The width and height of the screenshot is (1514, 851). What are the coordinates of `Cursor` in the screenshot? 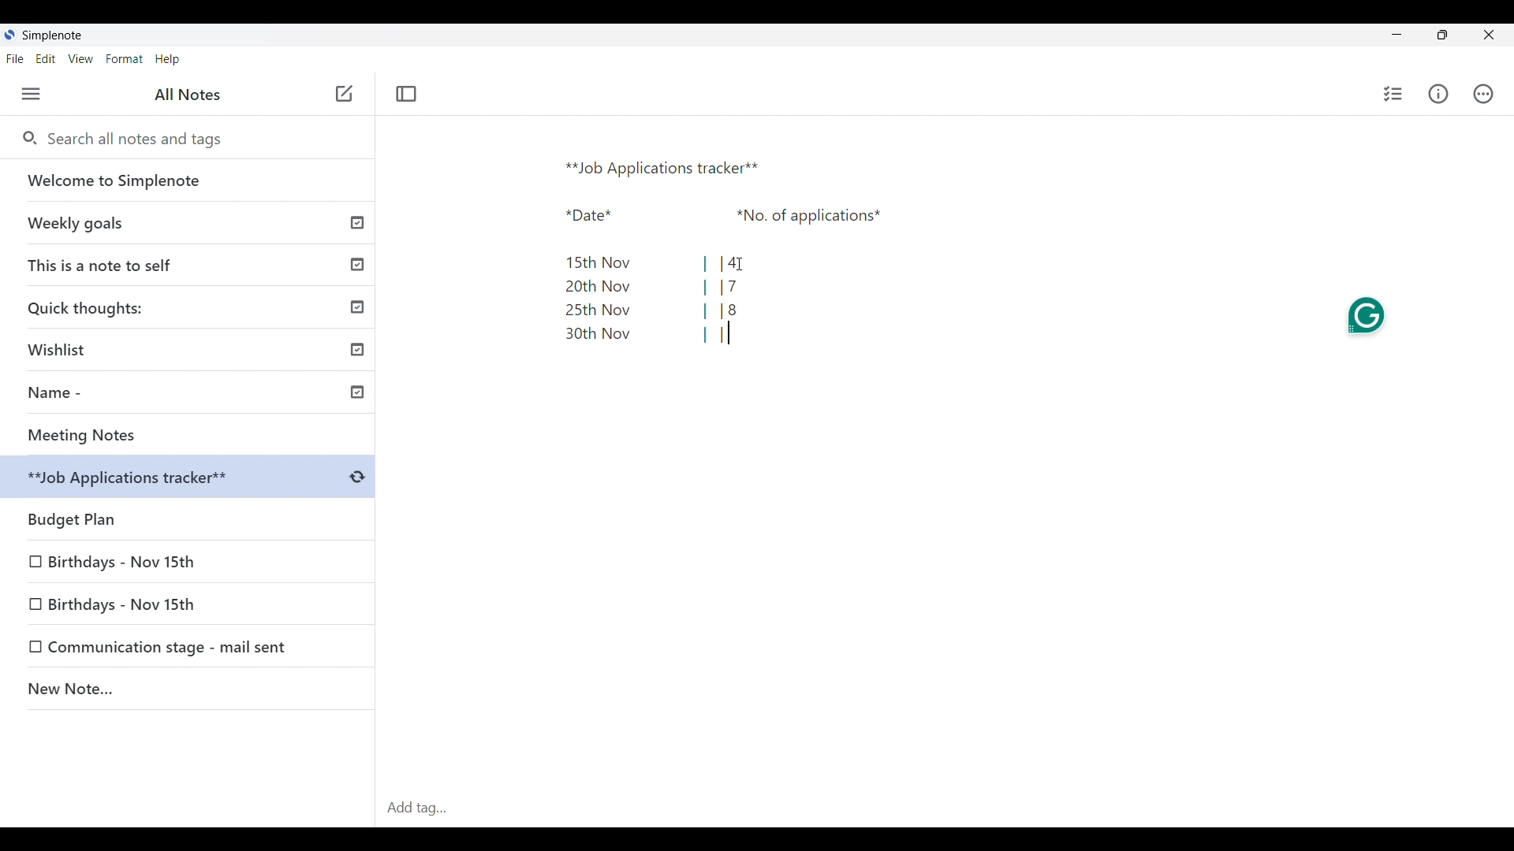 It's located at (741, 262).